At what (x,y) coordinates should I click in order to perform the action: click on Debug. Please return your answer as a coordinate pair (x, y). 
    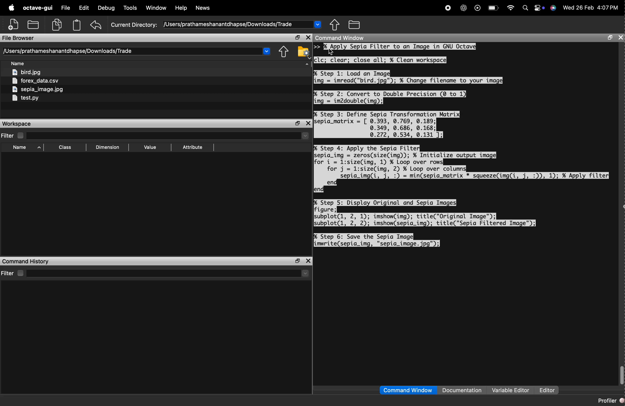
    Looking at the image, I should click on (106, 8).